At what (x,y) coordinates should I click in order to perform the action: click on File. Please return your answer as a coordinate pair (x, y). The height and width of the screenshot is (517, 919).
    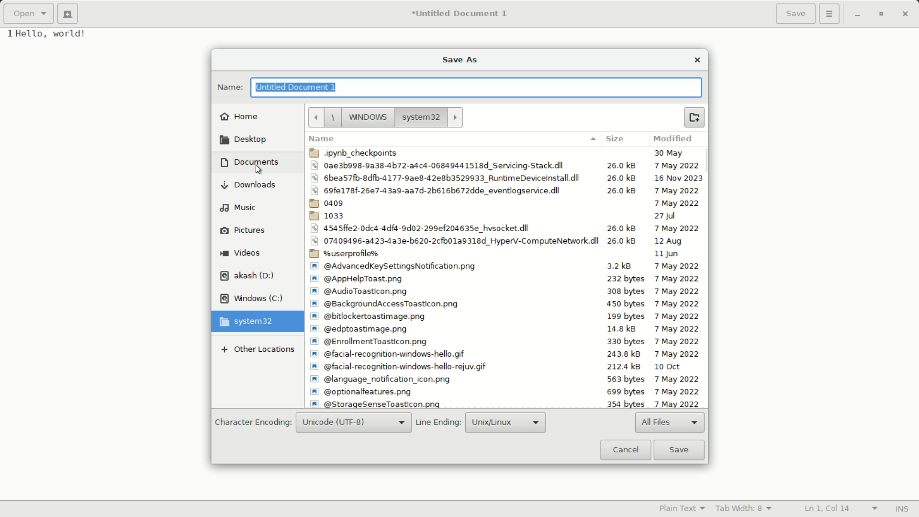
    Looking at the image, I should click on (506, 292).